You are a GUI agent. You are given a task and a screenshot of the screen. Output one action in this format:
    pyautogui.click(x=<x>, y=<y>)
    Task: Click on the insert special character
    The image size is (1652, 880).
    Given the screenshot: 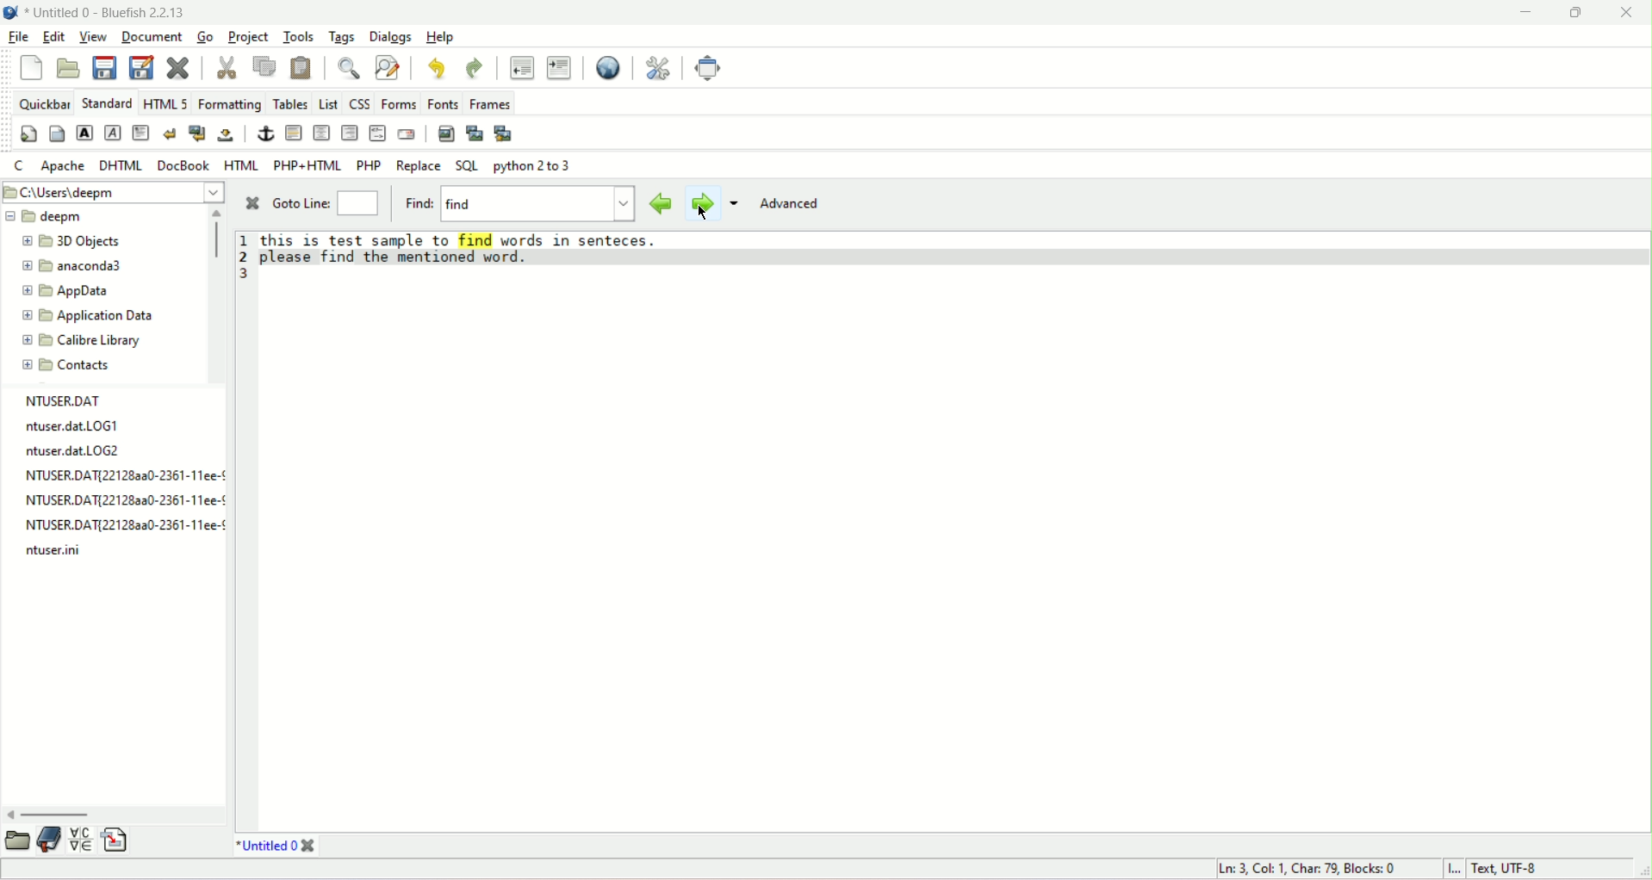 What is the action you would take?
    pyautogui.click(x=79, y=840)
    